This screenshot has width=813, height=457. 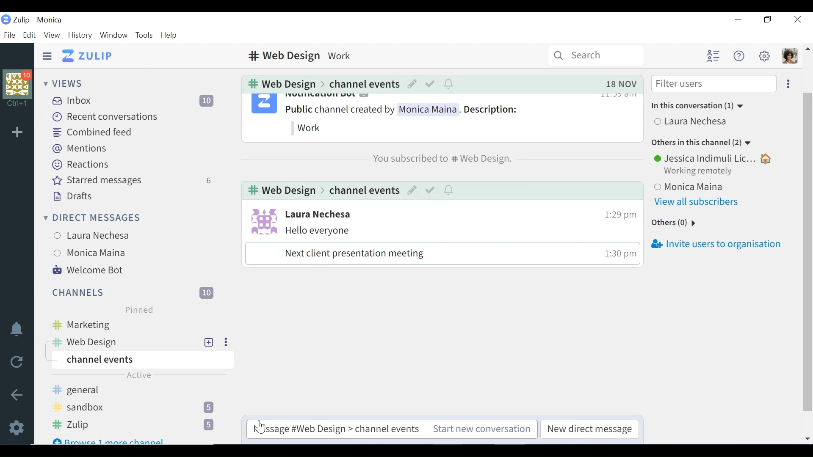 I want to click on time, so click(x=617, y=255).